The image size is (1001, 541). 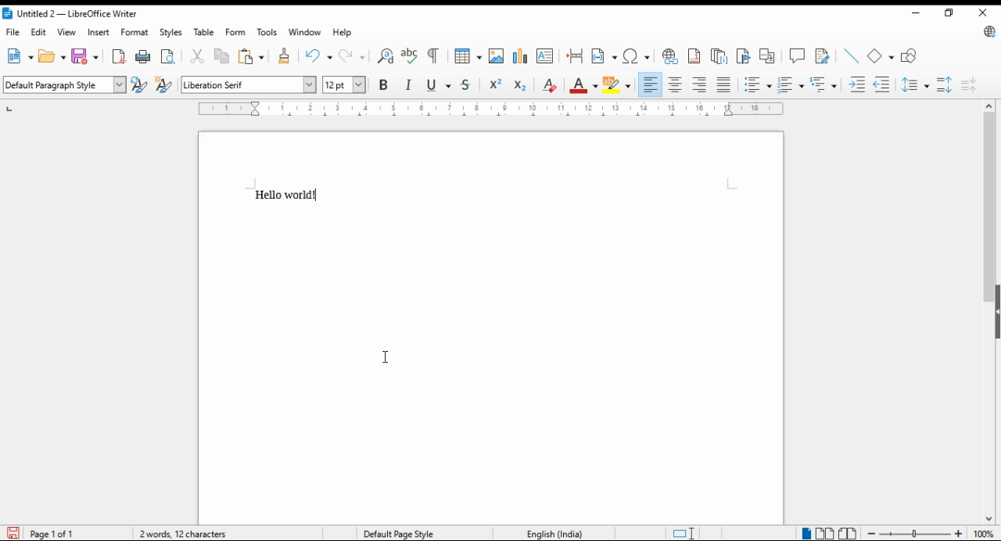 What do you see at coordinates (45, 532) in the screenshot?
I see `page information` at bounding box center [45, 532].